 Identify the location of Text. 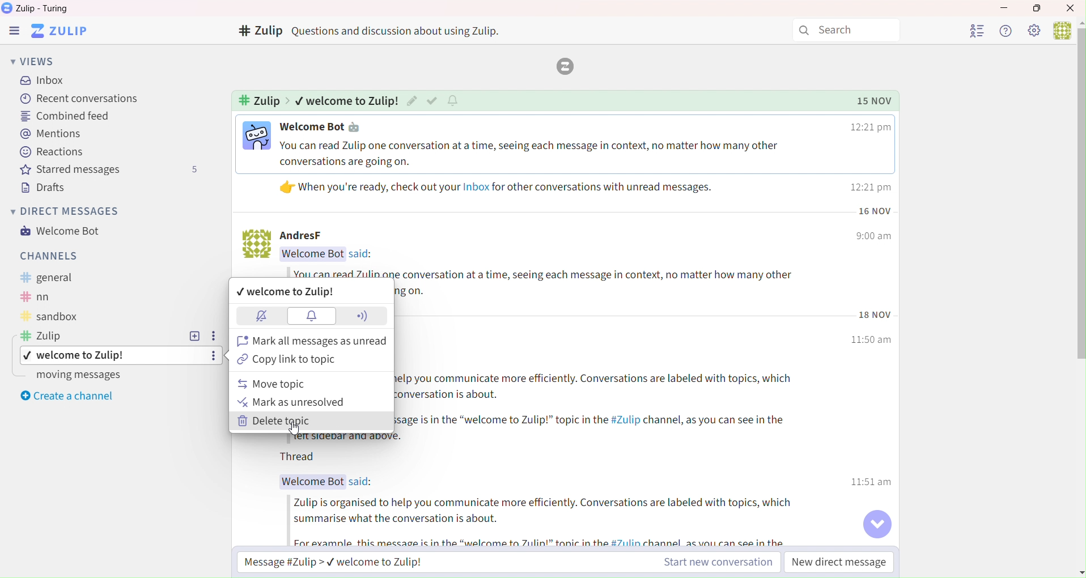
(551, 512).